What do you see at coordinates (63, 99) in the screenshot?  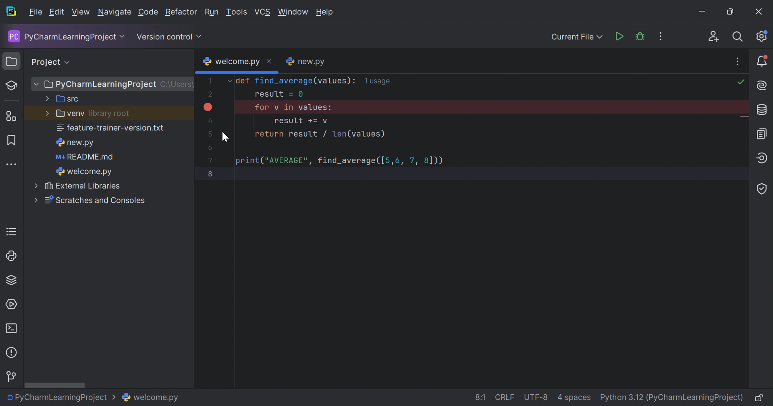 I see `src` at bounding box center [63, 99].